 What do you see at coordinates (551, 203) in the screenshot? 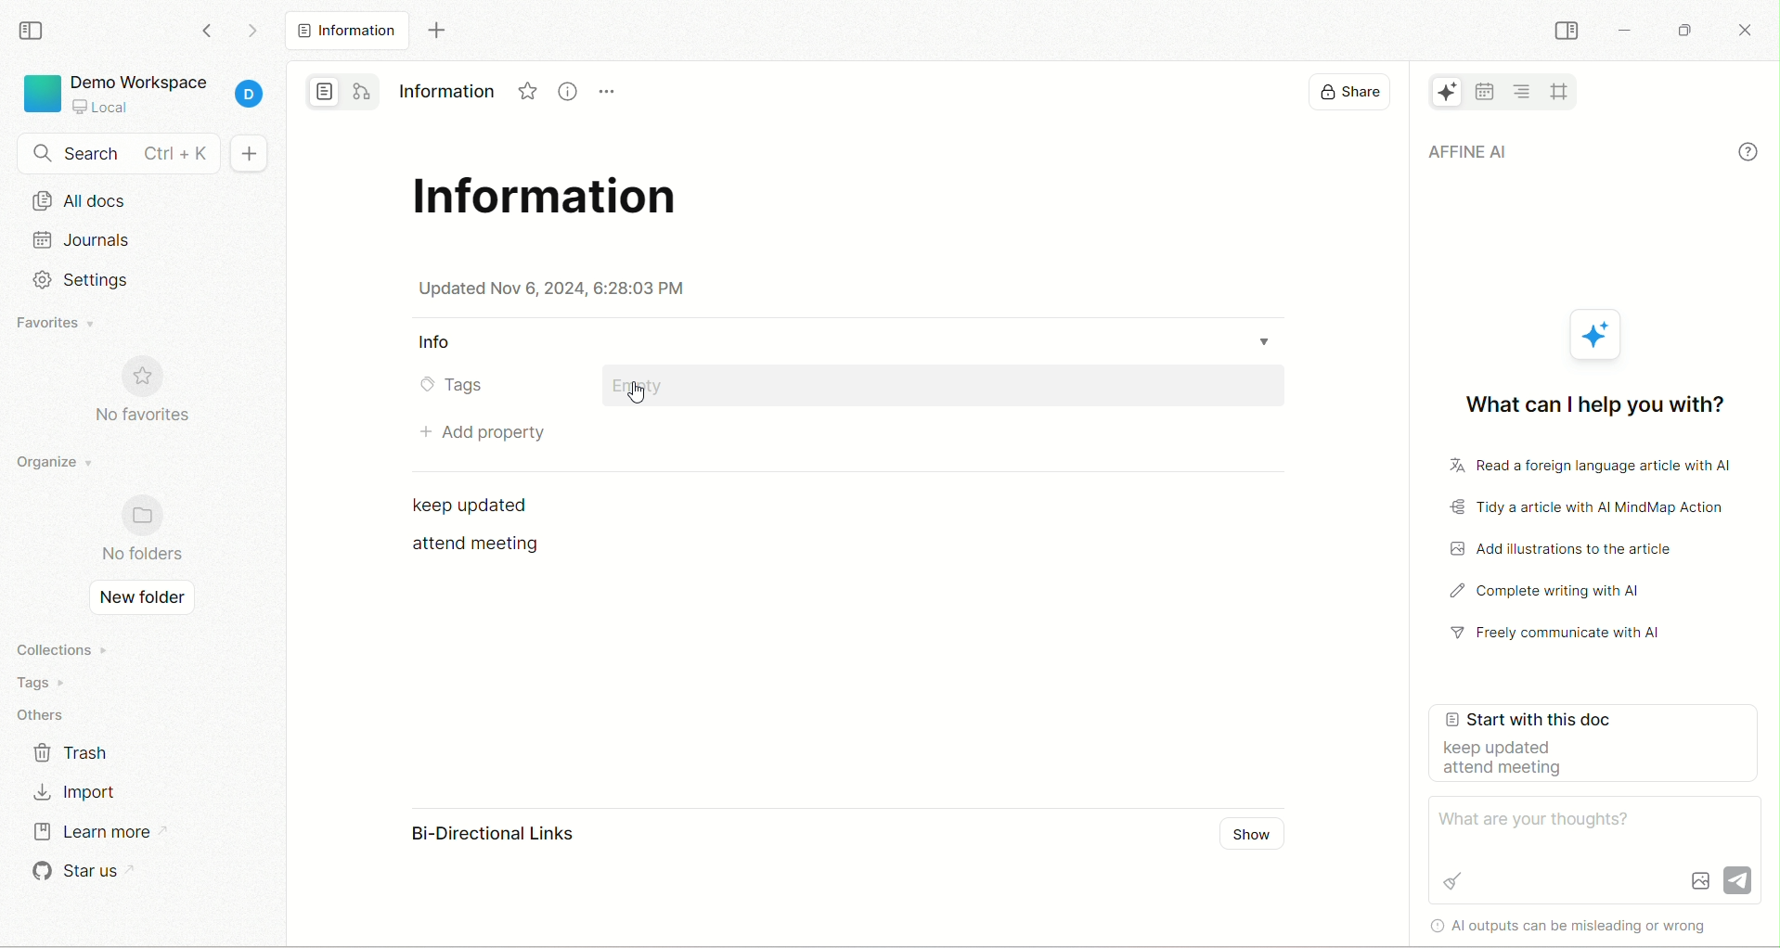
I see `title` at bounding box center [551, 203].